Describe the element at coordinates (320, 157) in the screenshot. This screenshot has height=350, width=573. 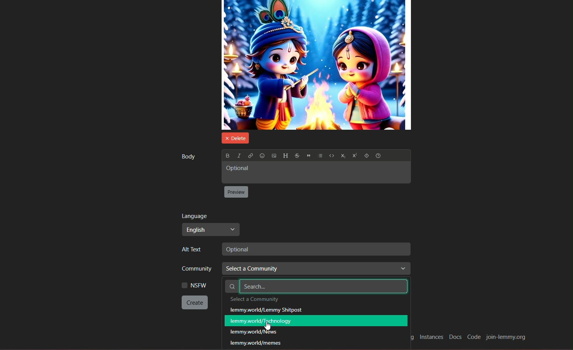
I see `list` at that location.